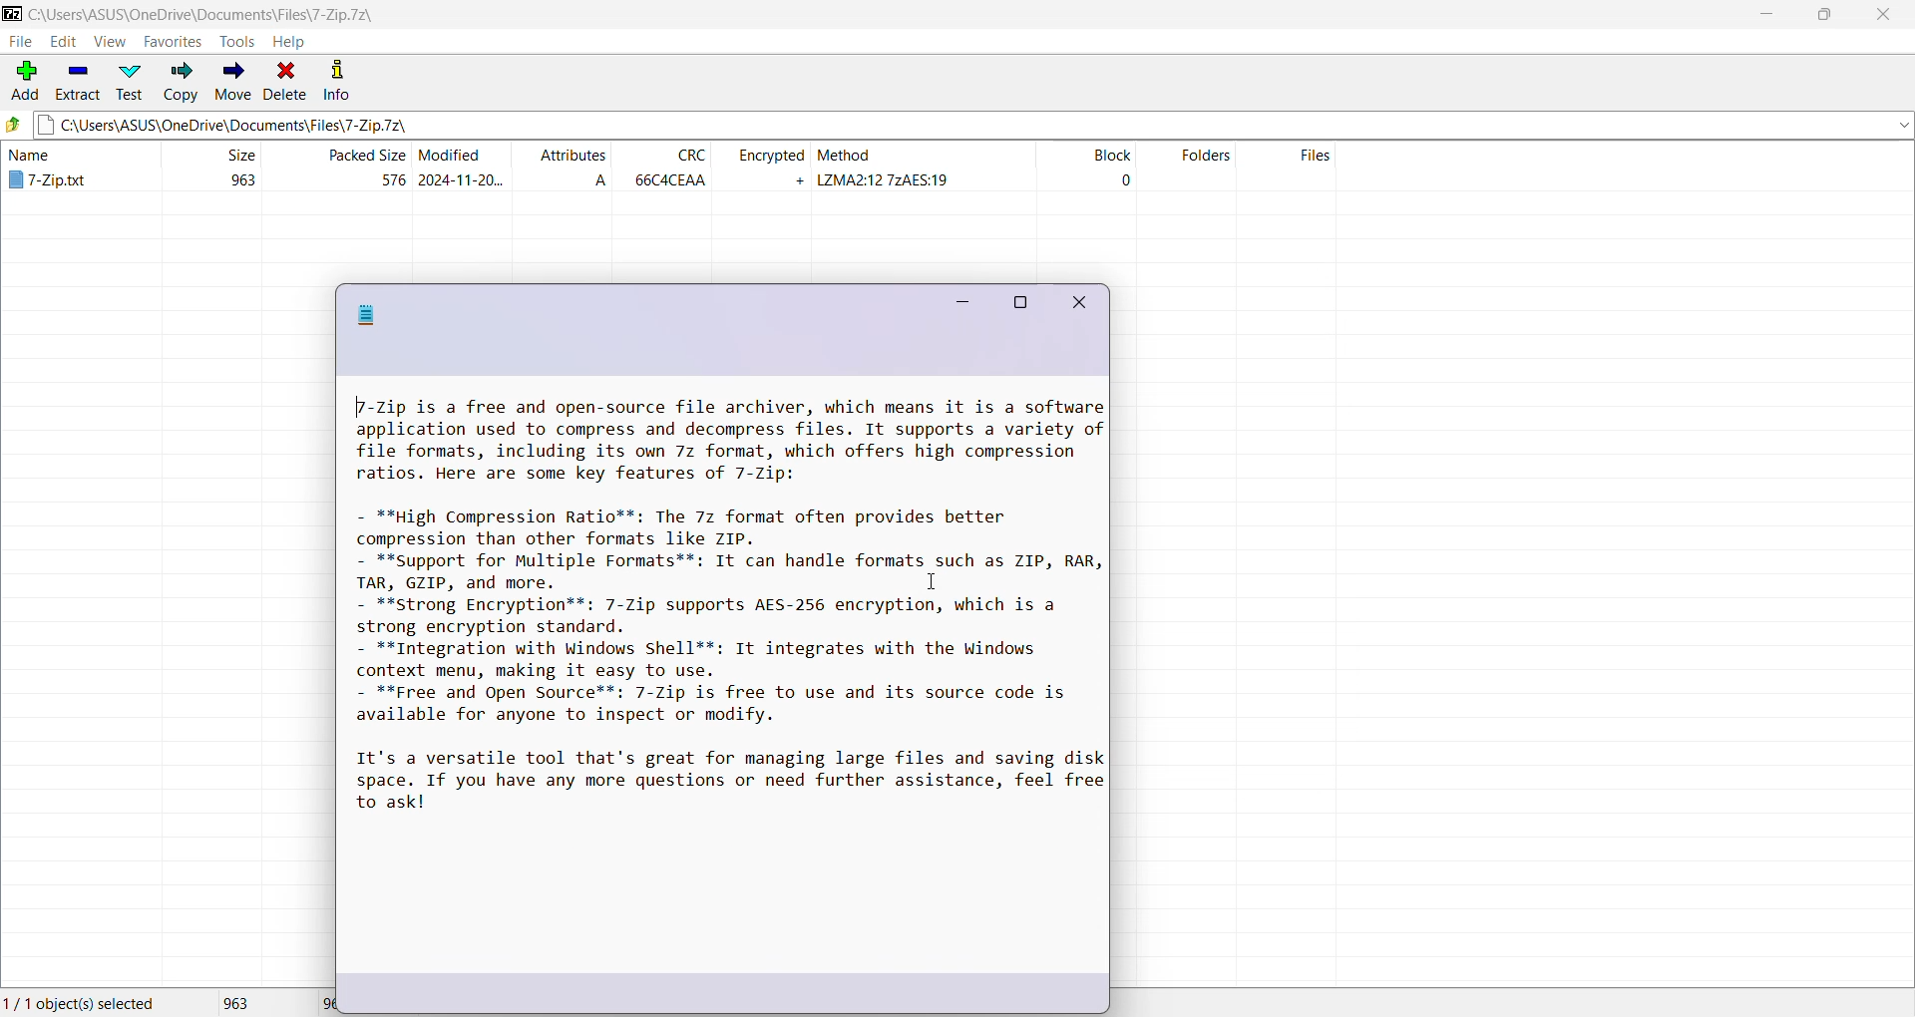 This screenshot has height=1017, width=1915. I want to click on View, so click(109, 41).